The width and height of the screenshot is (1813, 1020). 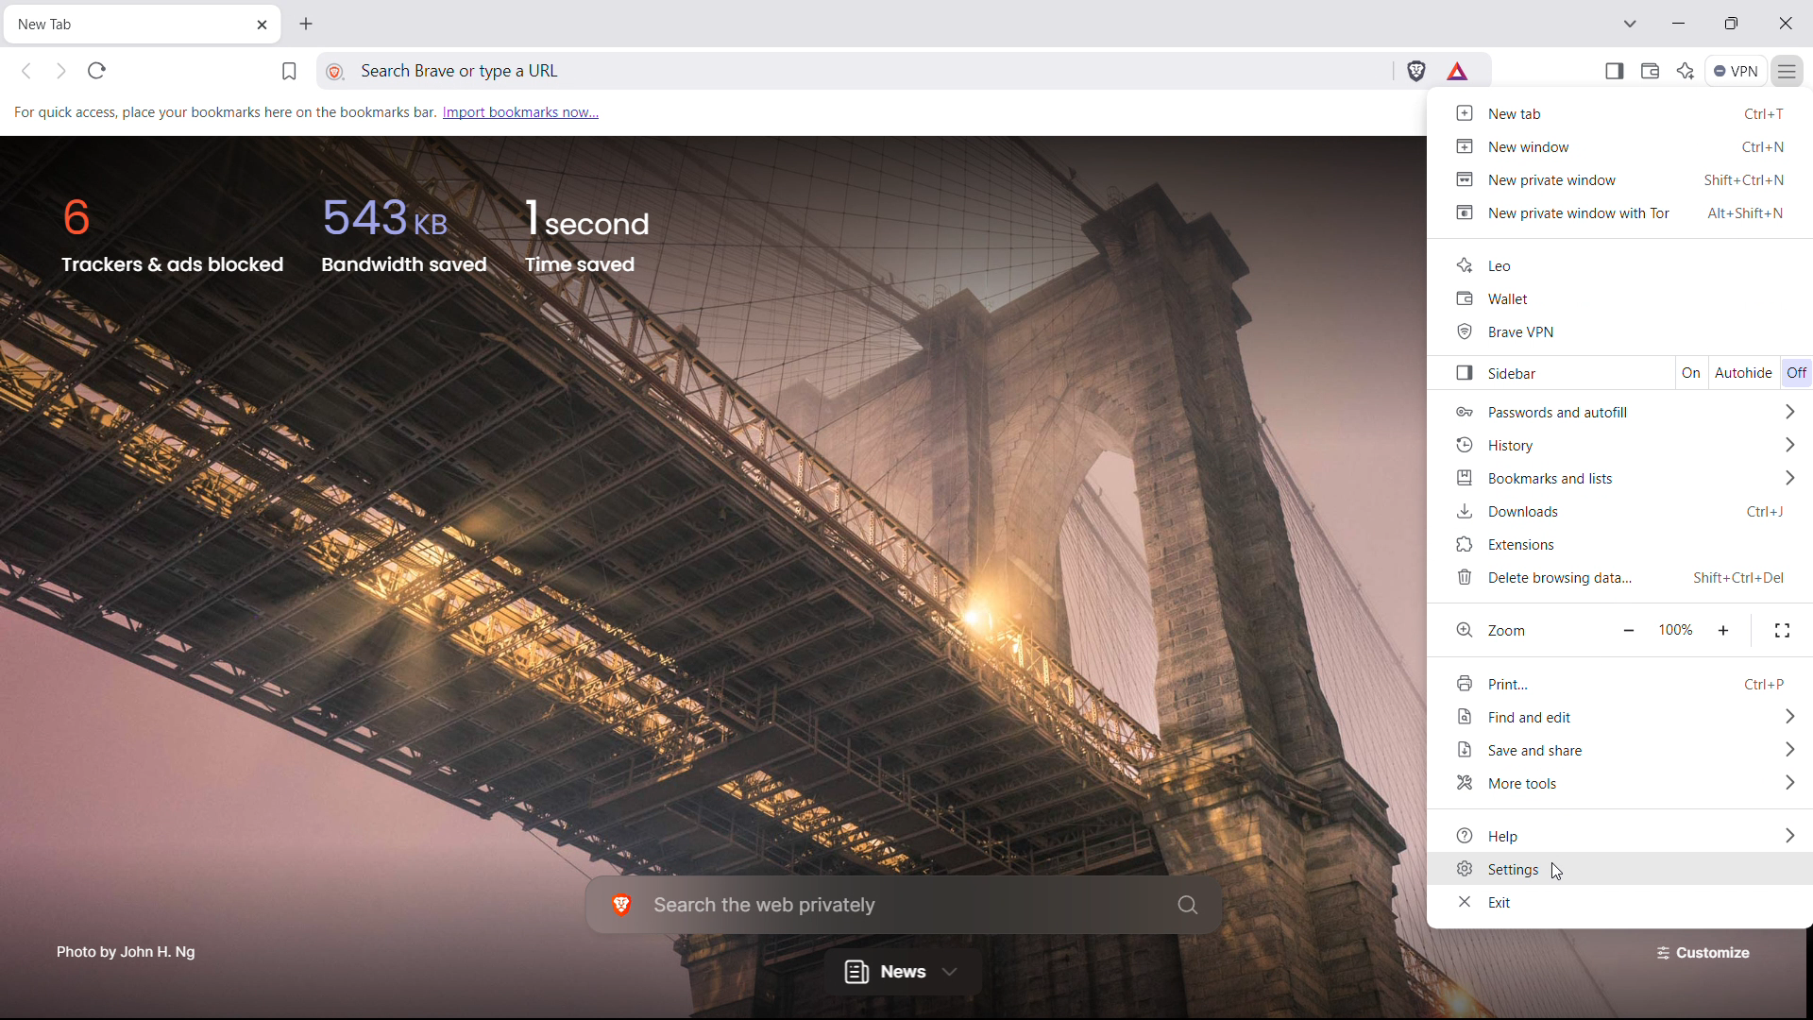 What do you see at coordinates (1622, 576) in the screenshot?
I see `delete browsing data` at bounding box center [1622, 576].